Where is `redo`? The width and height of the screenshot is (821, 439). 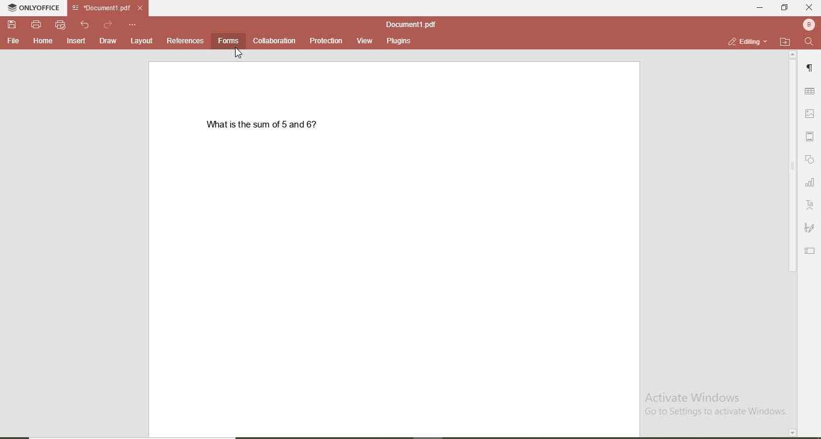 redo is located at coordinates (107, 22).